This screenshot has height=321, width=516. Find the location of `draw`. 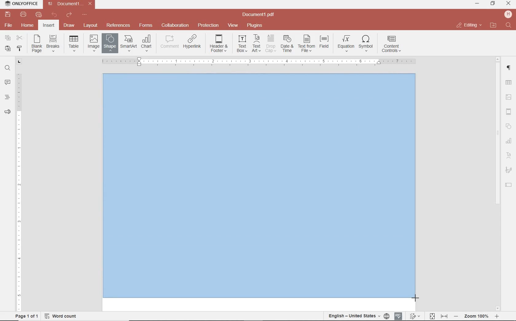

draw is located at coordinates (69, 25).